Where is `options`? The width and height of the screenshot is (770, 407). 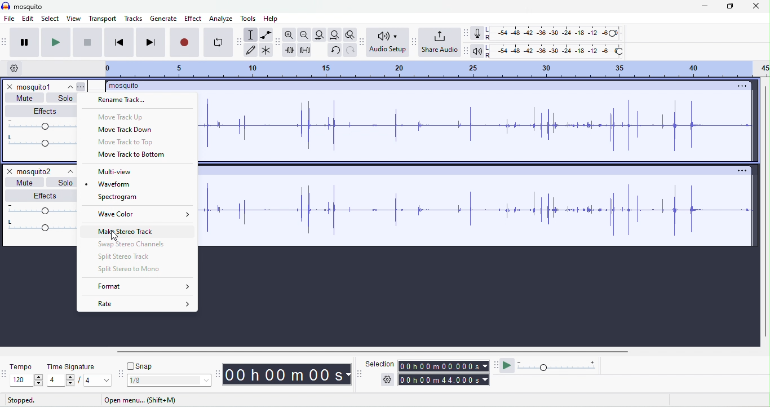 options is located at coordinates (388, 378).